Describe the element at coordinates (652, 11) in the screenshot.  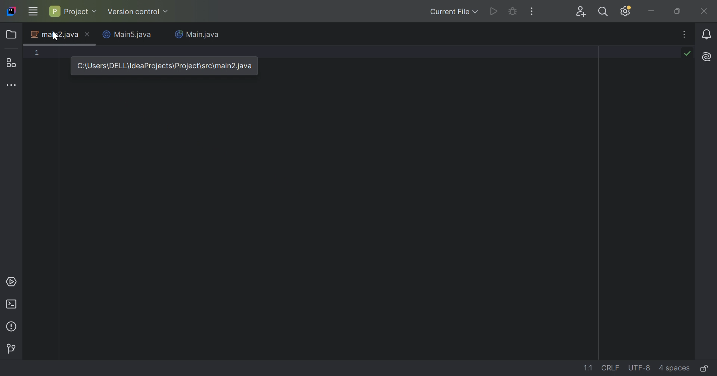
I see `Minimize` at that location.